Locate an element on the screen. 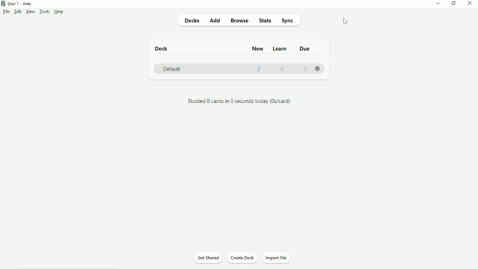 This screenshot has height=269, width=478. Anki logo is located at coordinates (4, 4).